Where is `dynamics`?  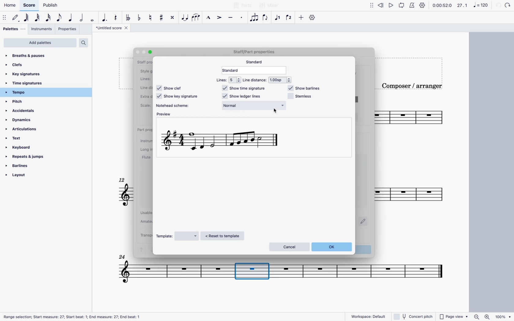 dynamics is located at coordinates (22, 120).